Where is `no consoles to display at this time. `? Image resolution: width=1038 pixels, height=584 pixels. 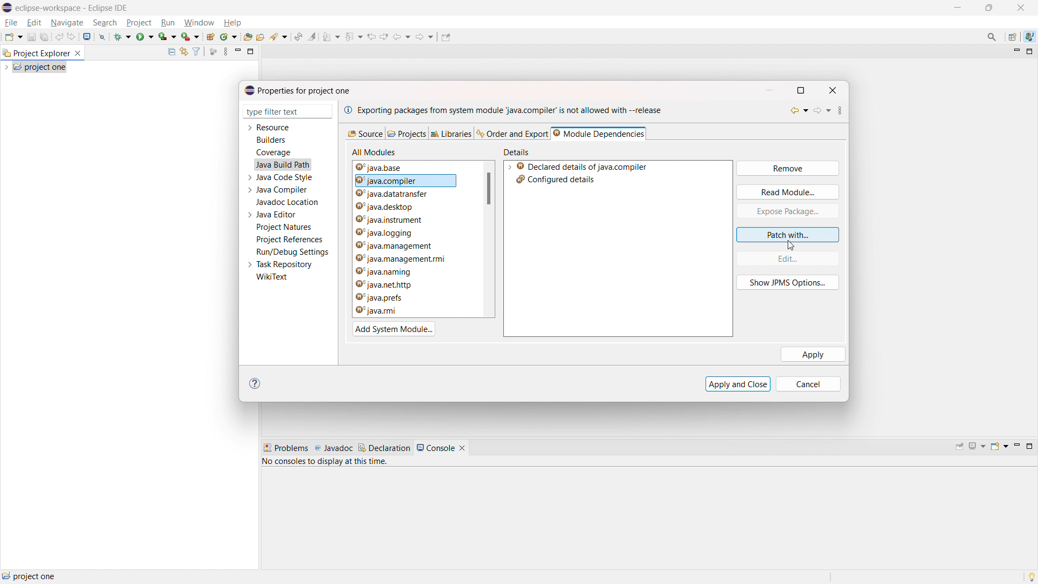
no consoles to display at this time.  is located at coordinates (327, 463).